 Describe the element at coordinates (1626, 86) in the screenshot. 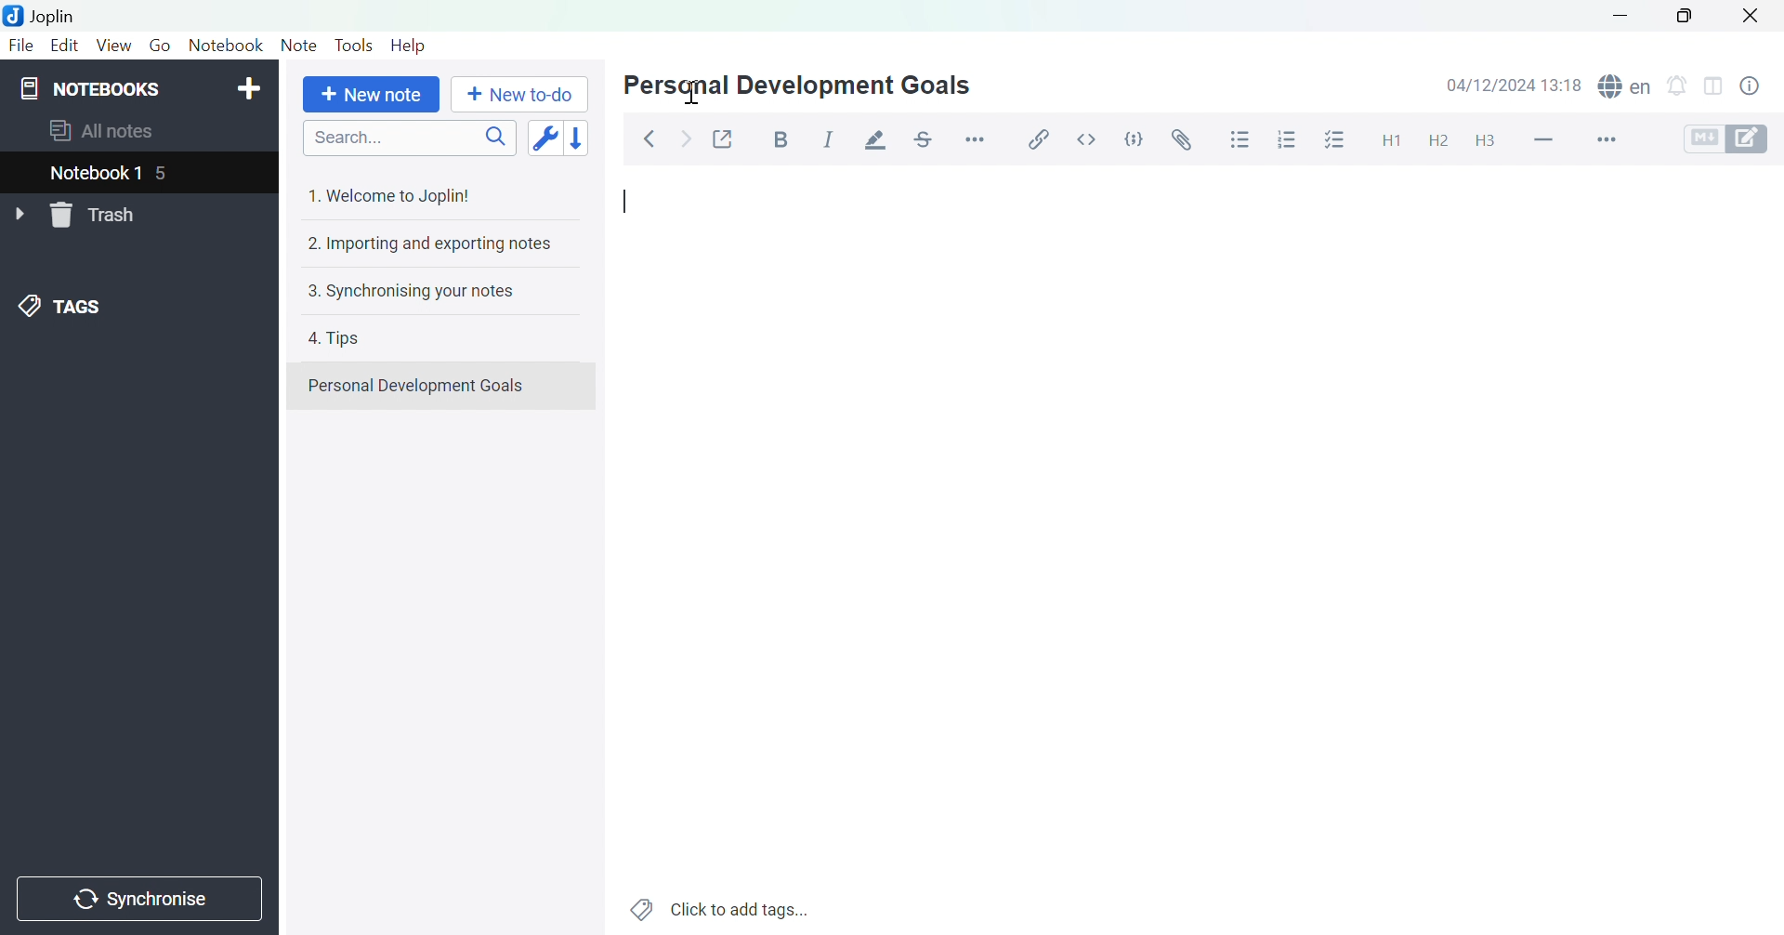

I see `spell checker` at that location.